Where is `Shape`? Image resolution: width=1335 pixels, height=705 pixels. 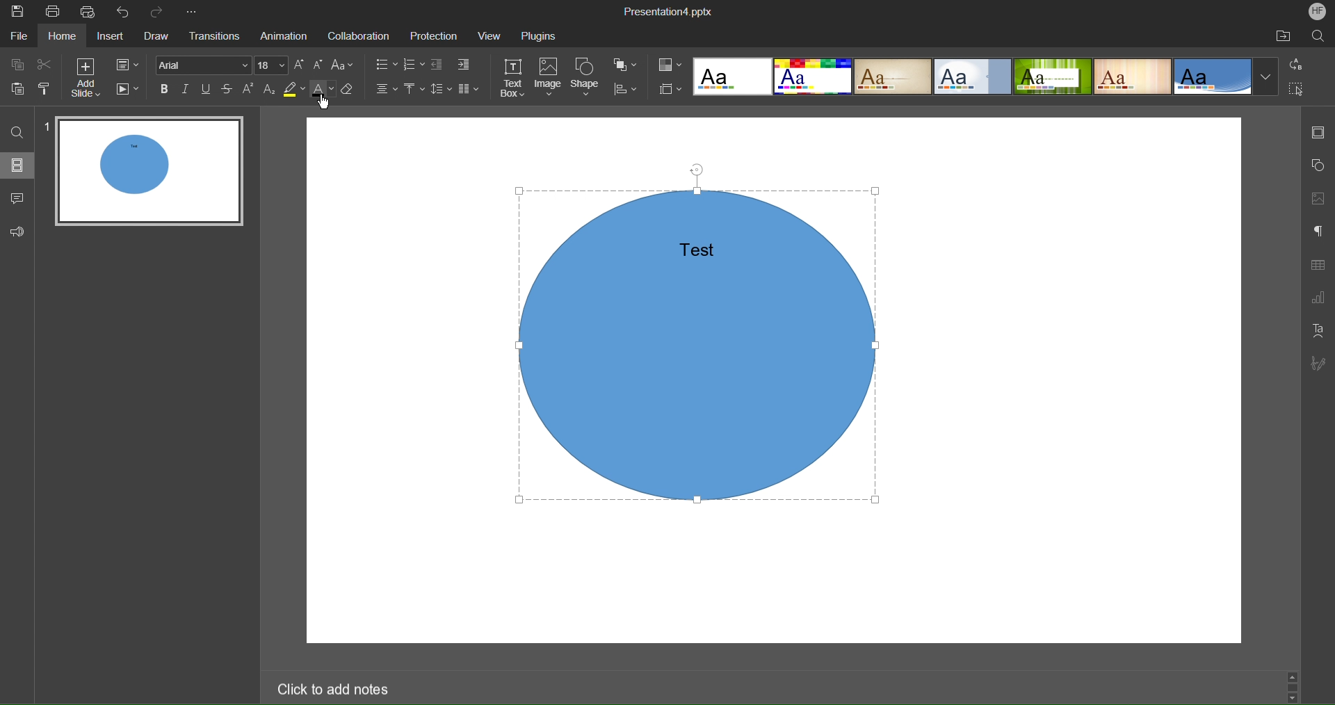
Shape is located at coordinates (588, 78).